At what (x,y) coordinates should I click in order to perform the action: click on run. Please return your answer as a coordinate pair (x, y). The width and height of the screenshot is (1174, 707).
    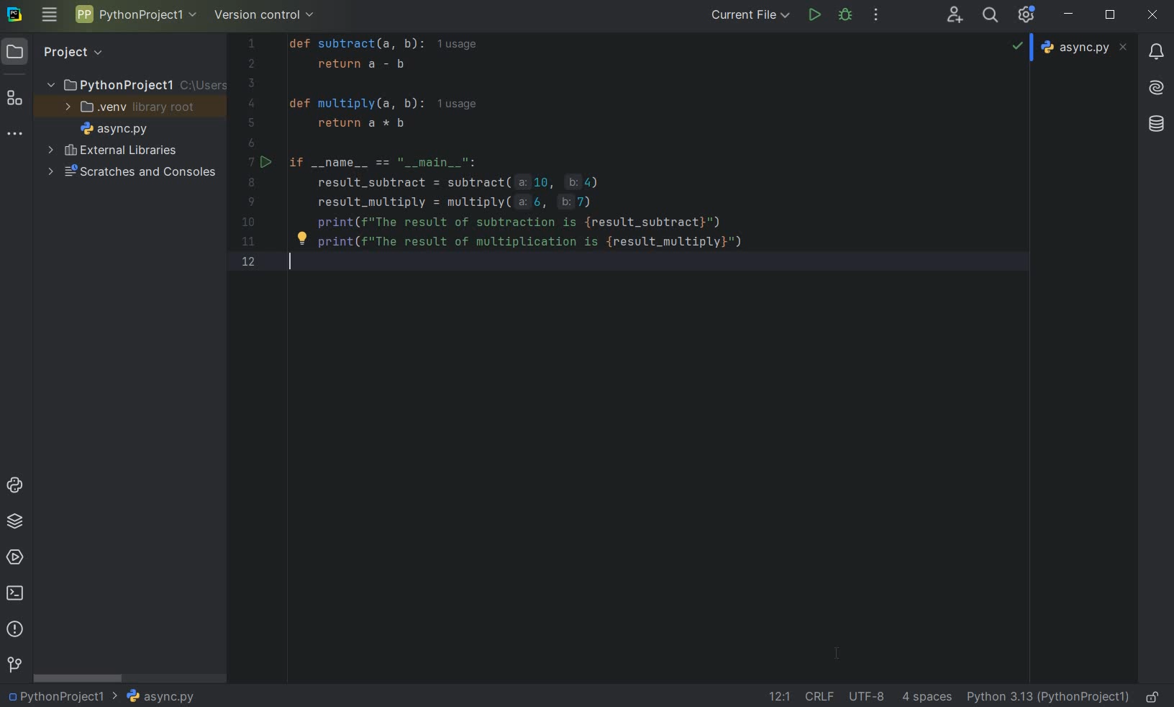
    Looking at the image, I should click on (814, 15).